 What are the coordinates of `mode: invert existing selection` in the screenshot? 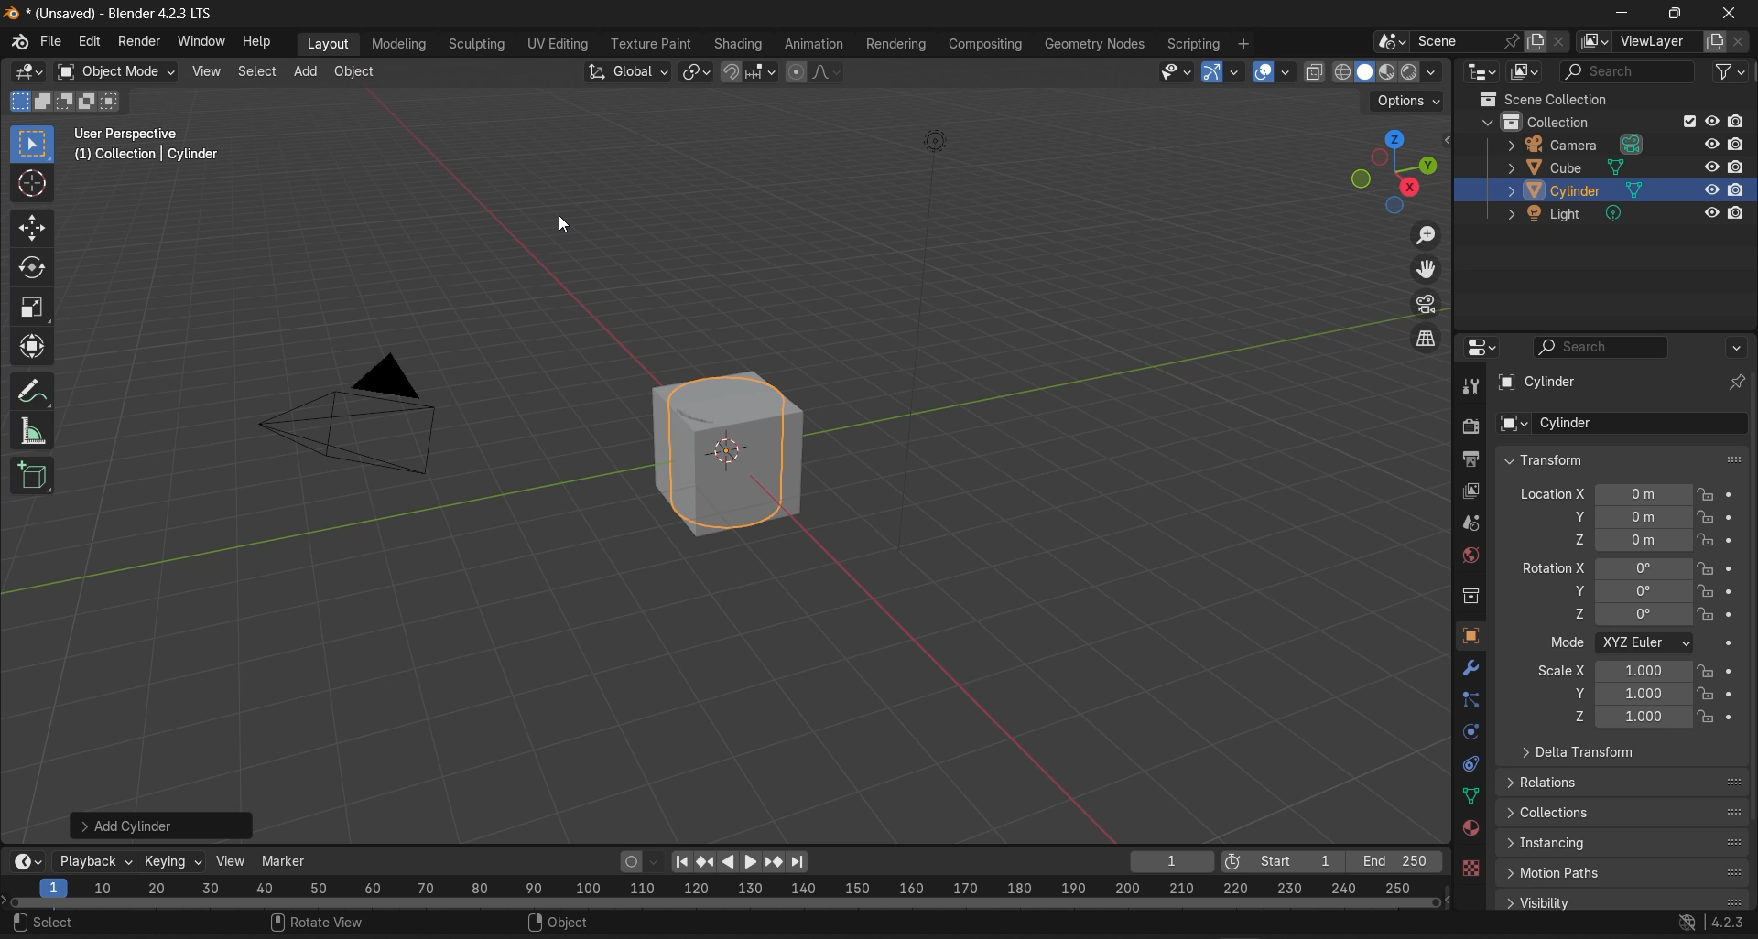 It's located at (89, 101).